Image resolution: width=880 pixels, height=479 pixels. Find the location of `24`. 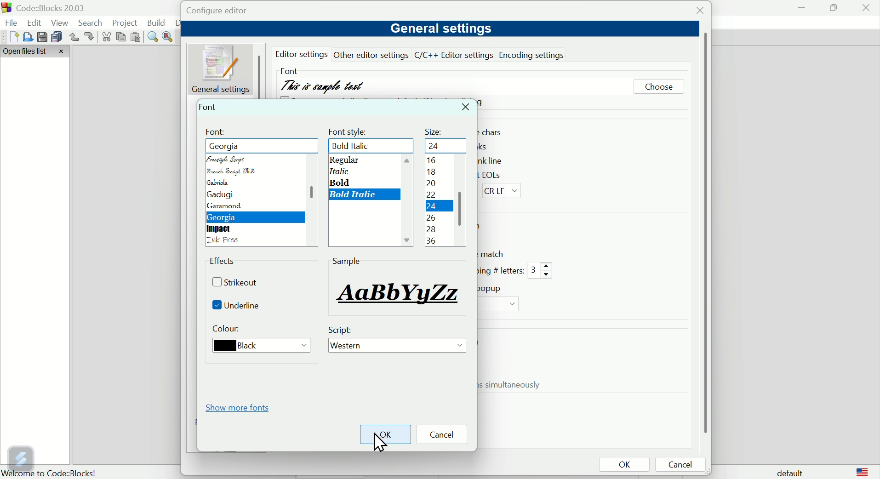

24 is located at coordinates (430, 208).